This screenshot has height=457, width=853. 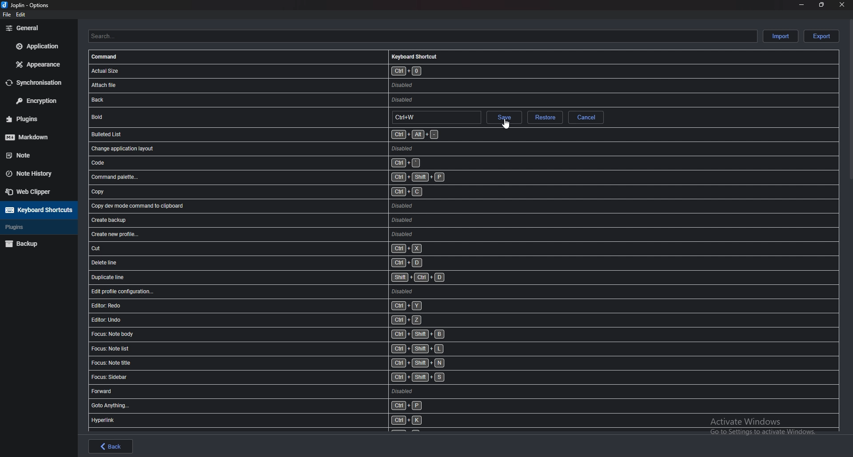 I want to click on Export, so click(x=822, y=36).